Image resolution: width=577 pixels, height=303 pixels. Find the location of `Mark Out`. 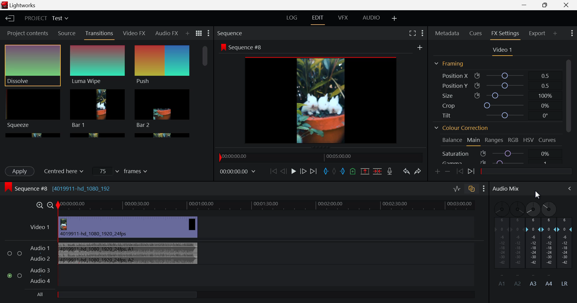

Mark Out is located at coordinates (343, 171).